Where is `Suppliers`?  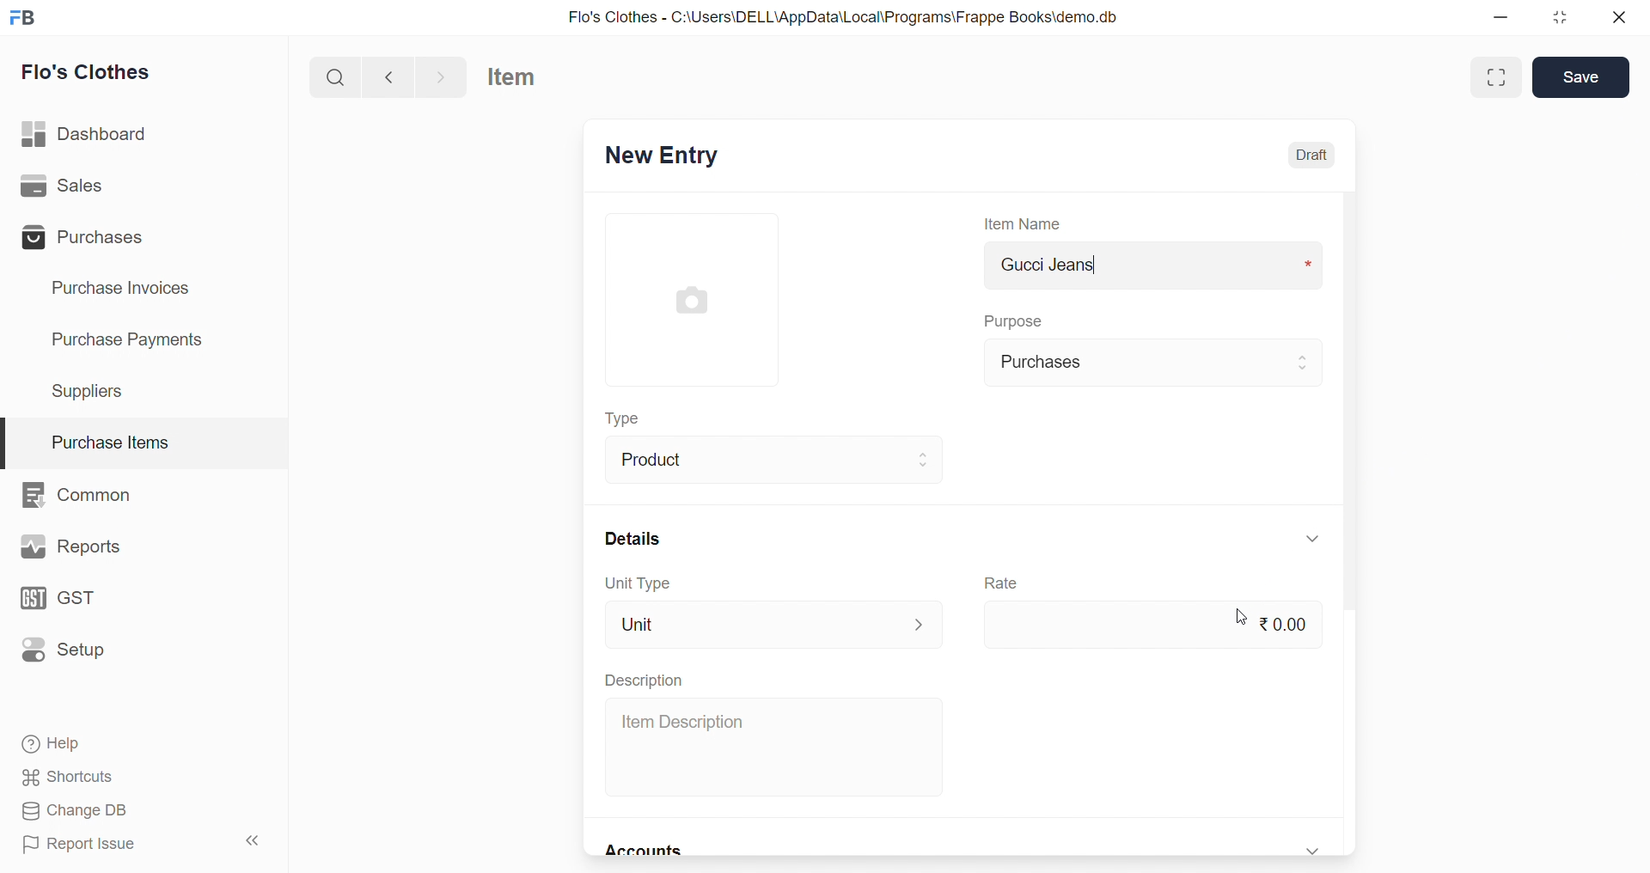
Suppliers is located at coordinates (95, 390).